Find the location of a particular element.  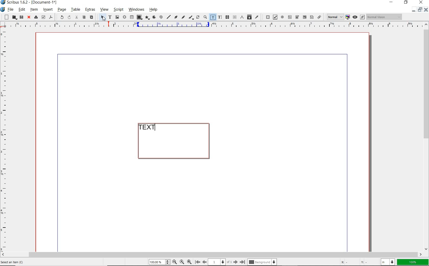

preflight verifier is located at coordinates (43, 17).